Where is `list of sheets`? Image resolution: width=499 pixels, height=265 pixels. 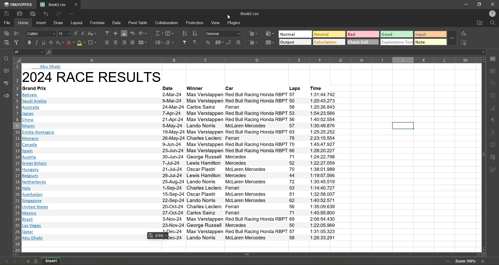 list of sheets is located at coordinates (35, 261).